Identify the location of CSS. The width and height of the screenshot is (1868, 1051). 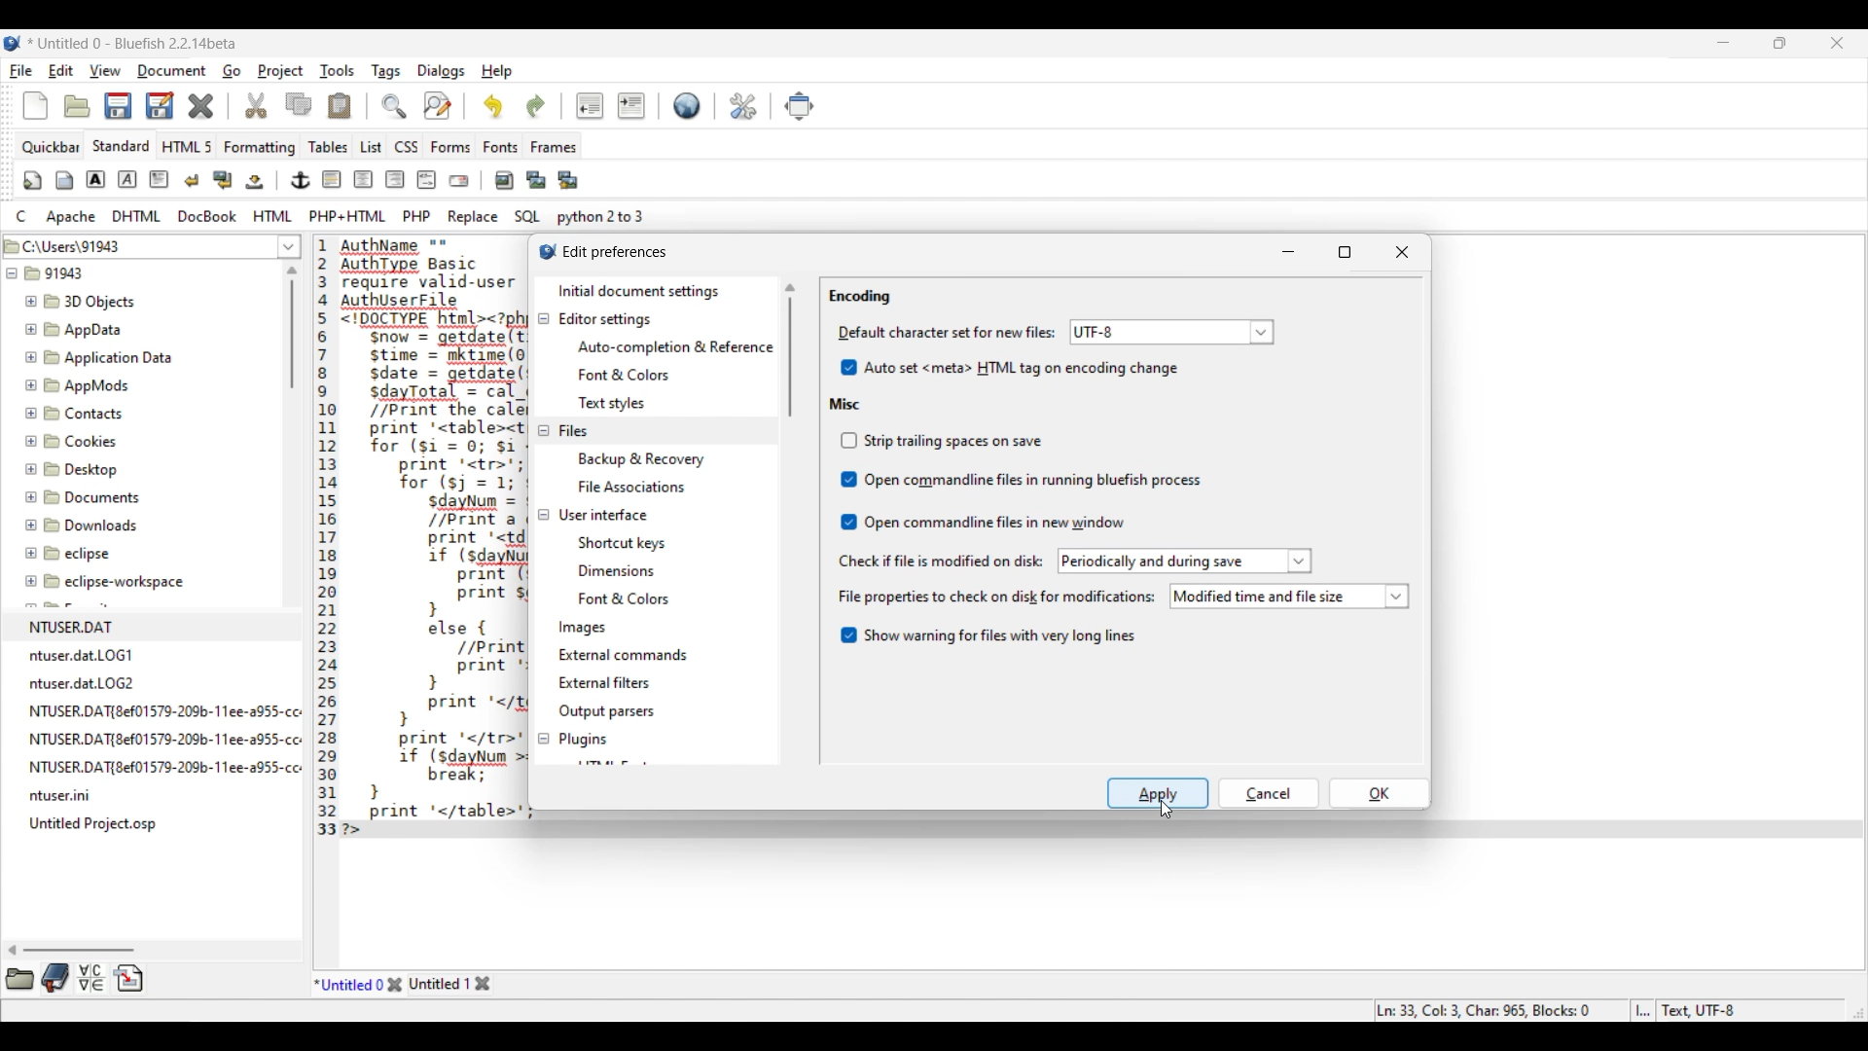
(407, 147).